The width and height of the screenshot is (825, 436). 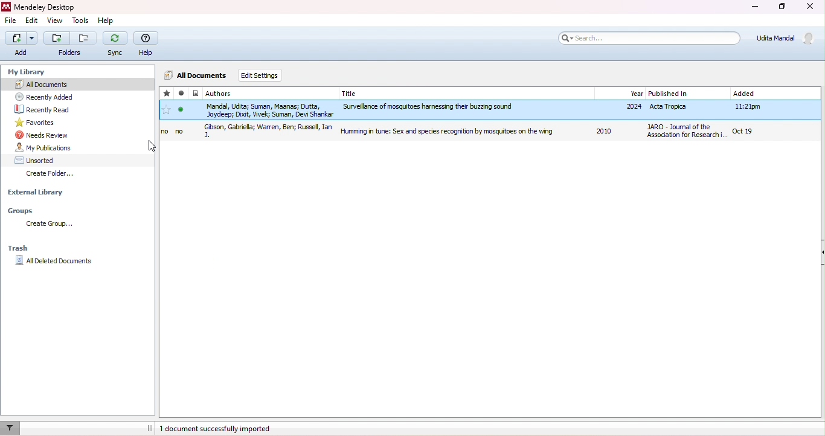 What do you see at coordinates (168, 94) in the screenshot?
I see `favorite` at bounding box center [168, 94].